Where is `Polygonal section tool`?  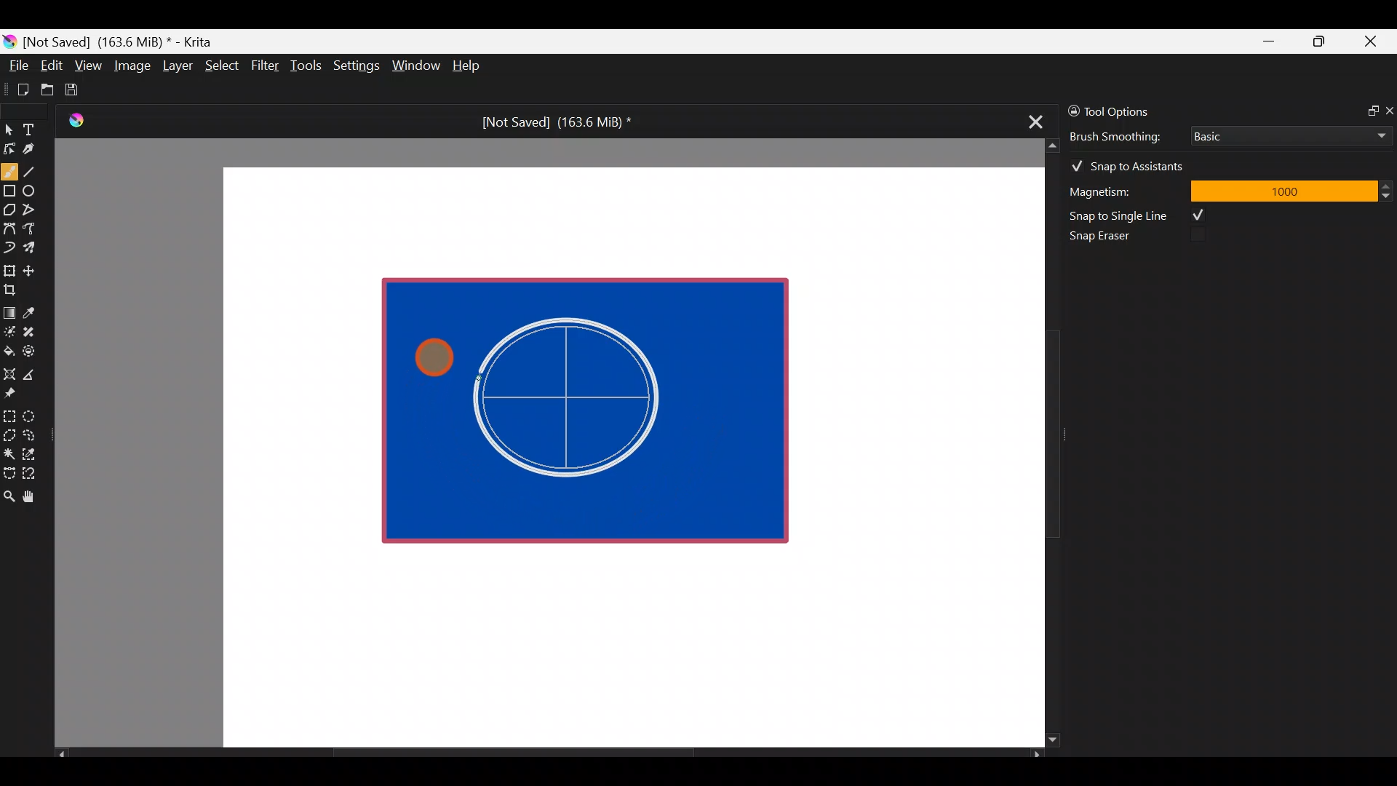
Polygonal section tool is located at coordinates (9, 432).